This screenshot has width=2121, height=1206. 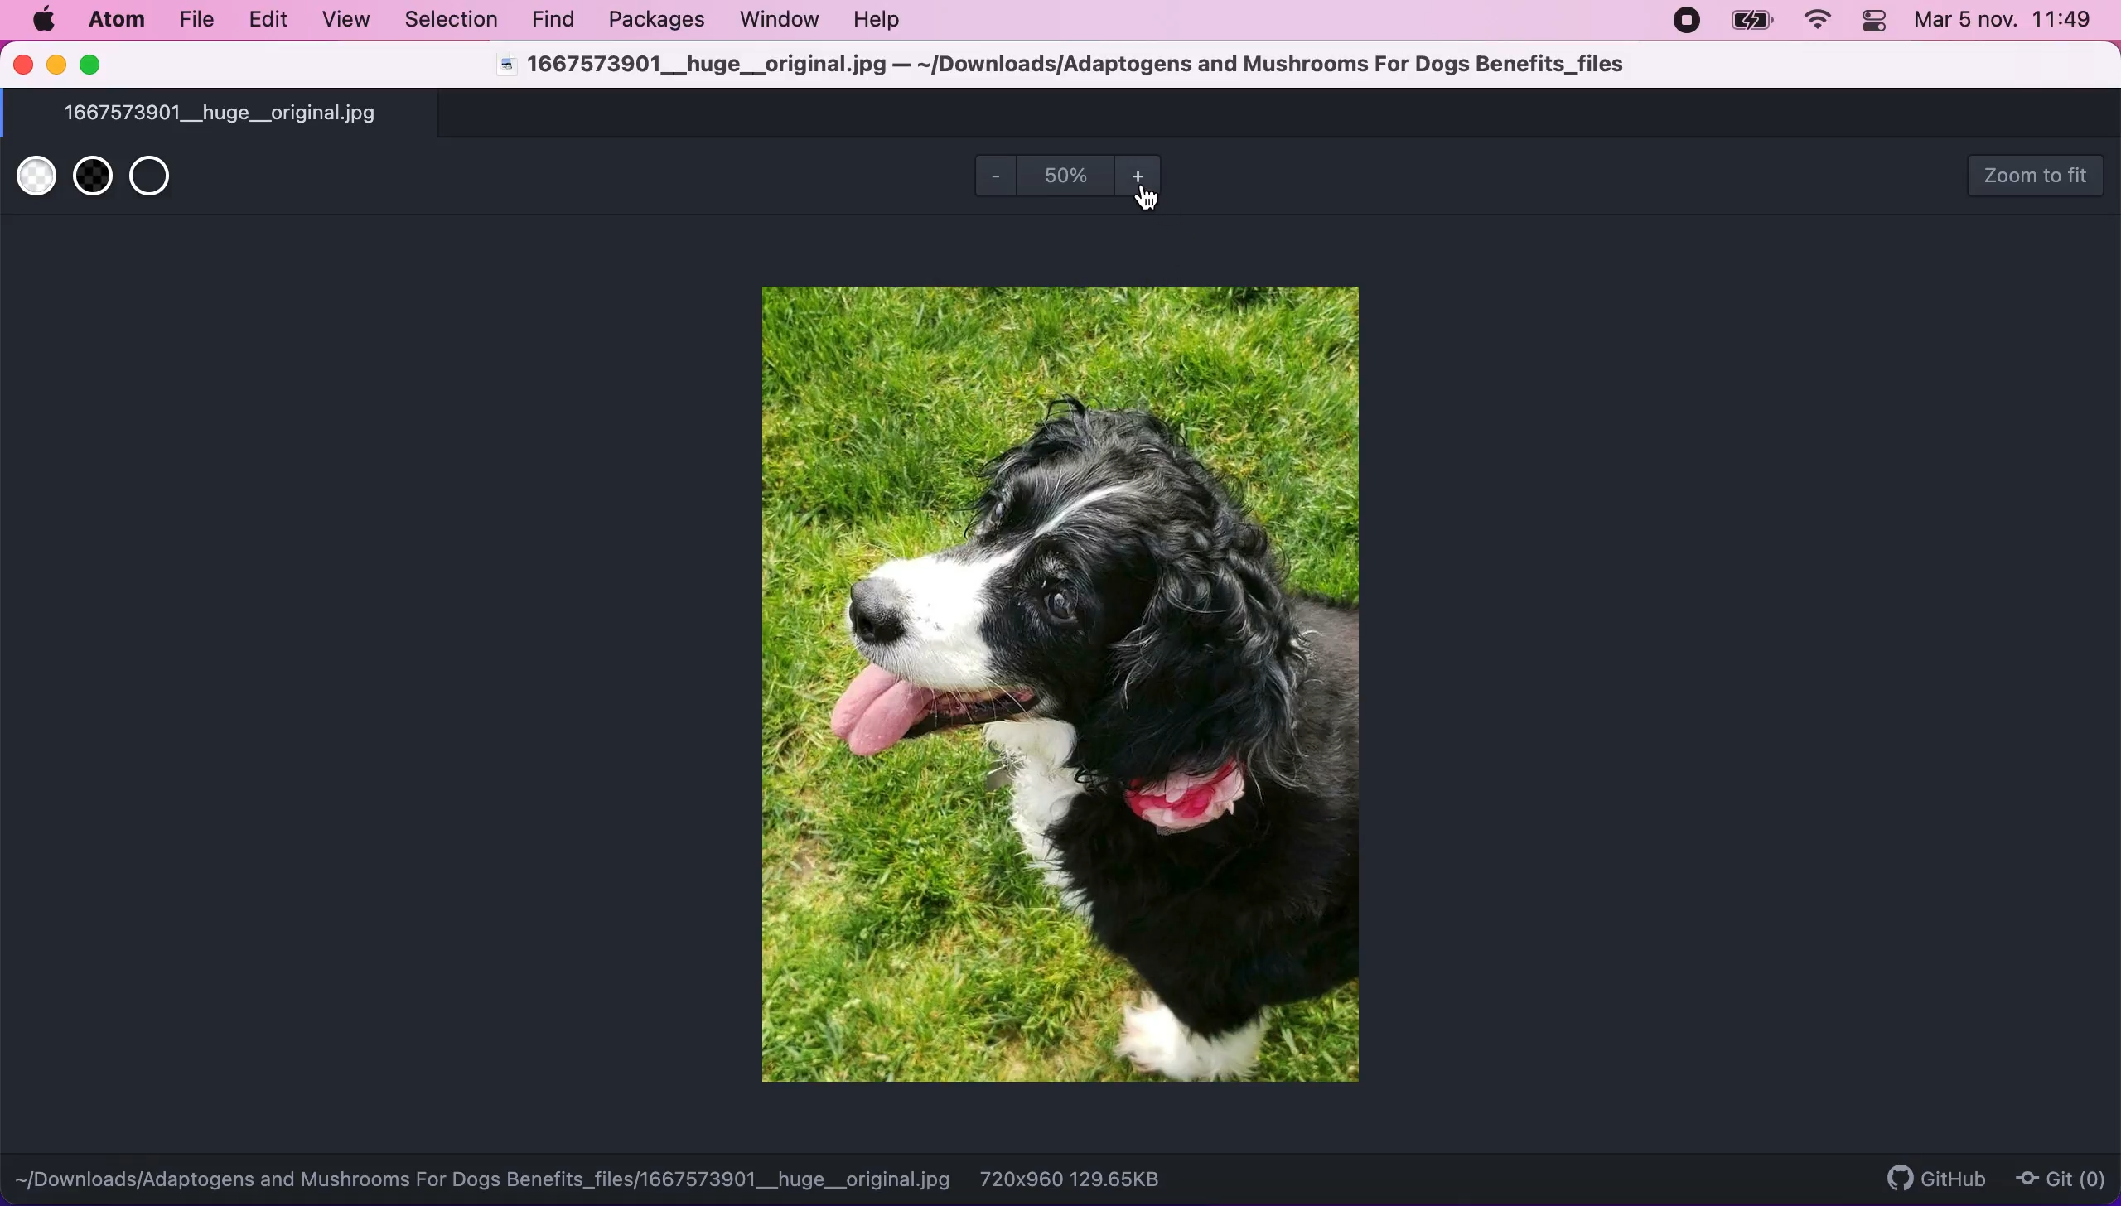 What do you see at coordinates (1690, 20) in the screenshot?
I see `recording stopped` at bounding box center [1690, 20].